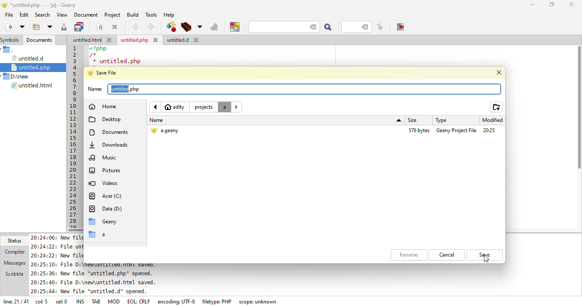 The image size is (582, 306). What do you see at coordinates (105, 72) in the screenshot?
I see `save` at bounding box center [105, 72].